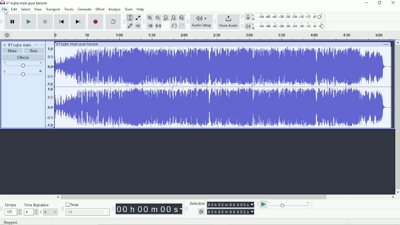 This screenshot has width=400, height=225. What do you see at coordinates (221, 208) in the screenshot?
I see `Selection` at bounding box center [221, 208].